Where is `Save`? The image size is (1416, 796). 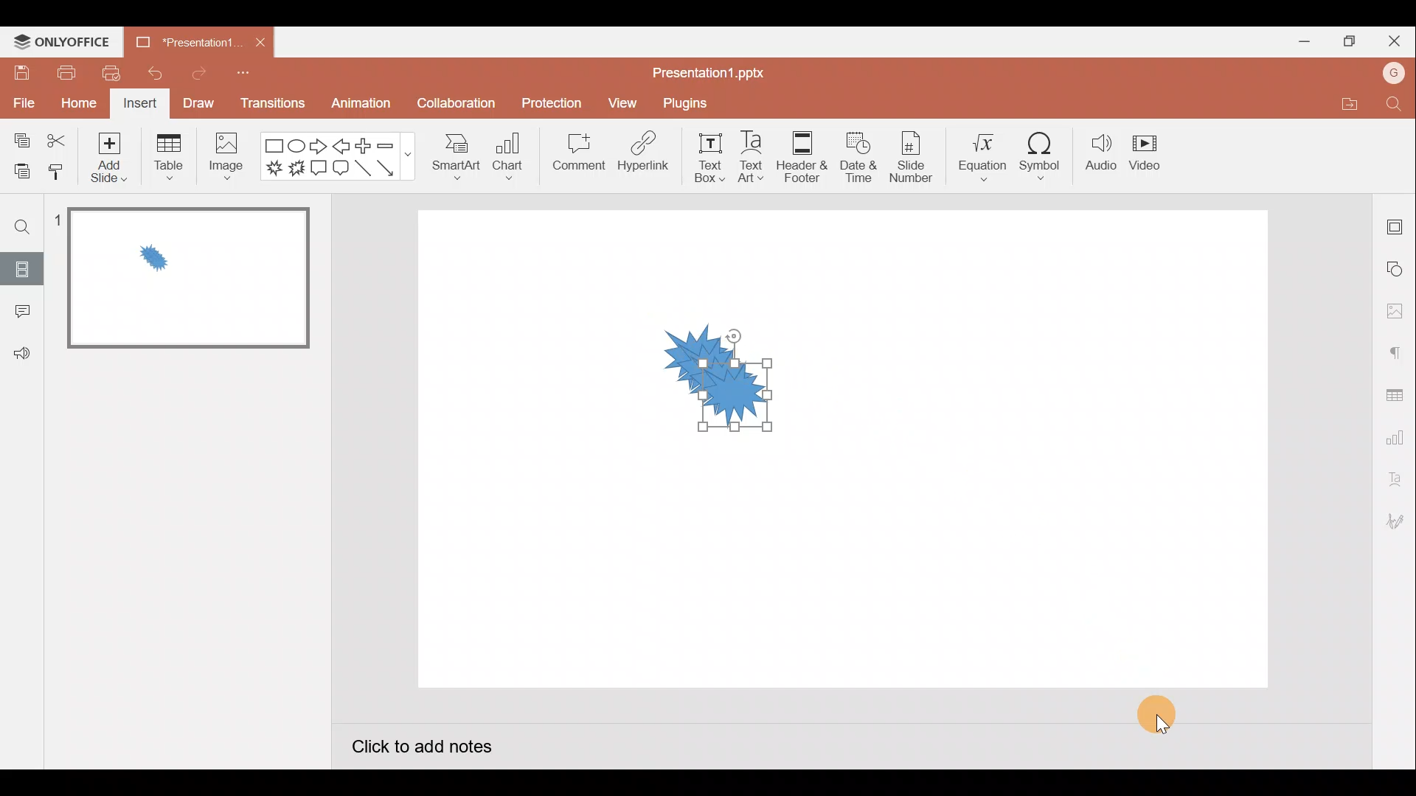
Save is located at coordinates (21, 75).